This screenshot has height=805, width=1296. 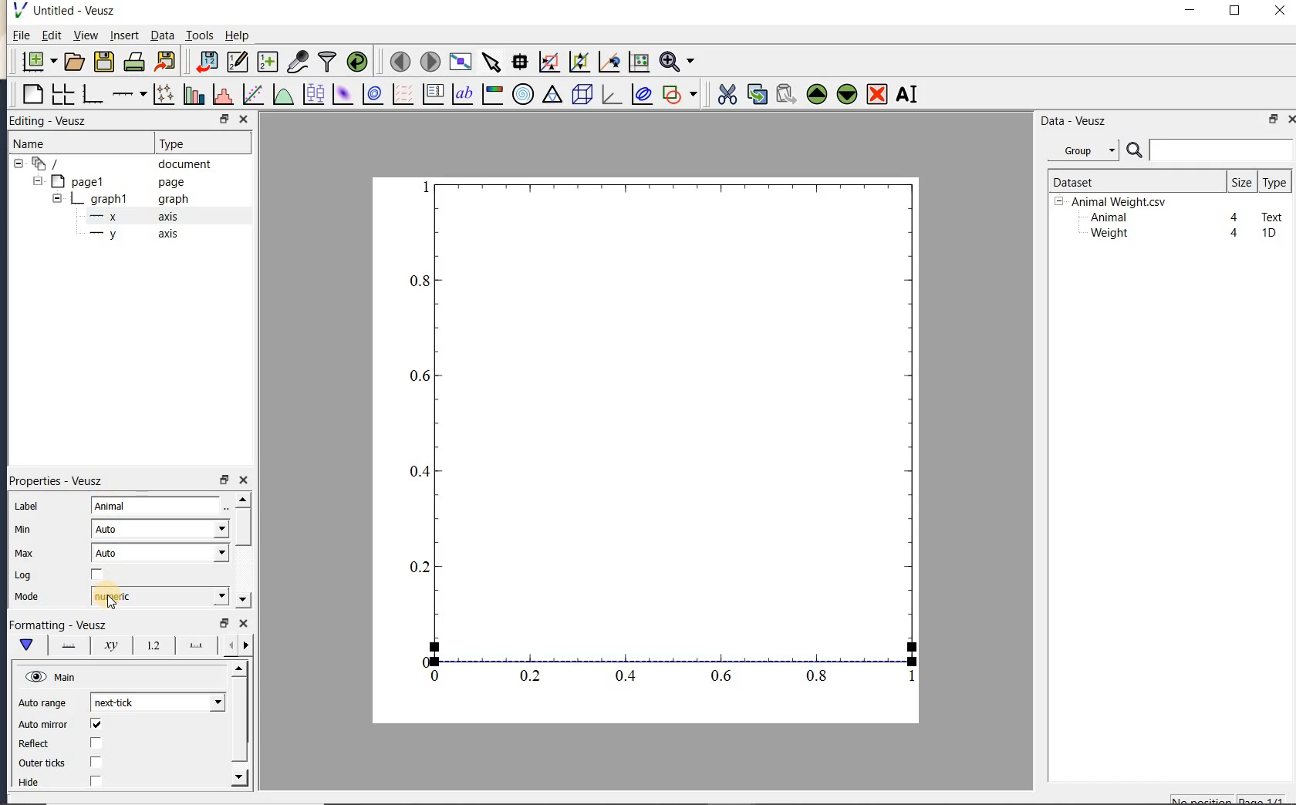 I want to click on Properties - Veusz, so click(x=61, y=480).